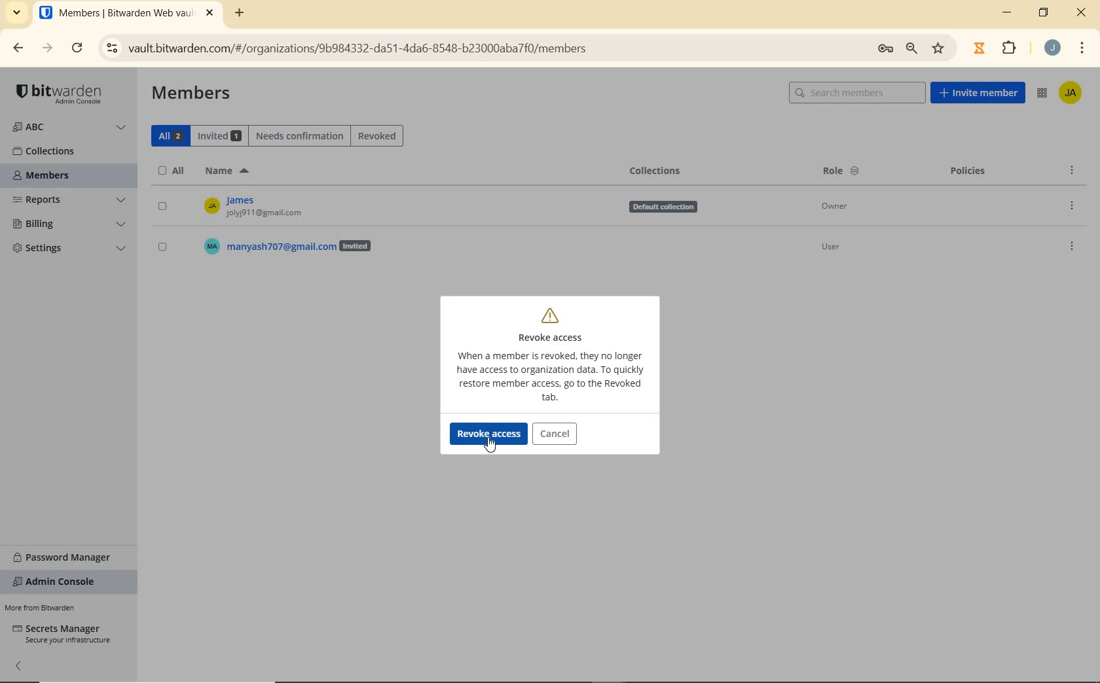 This screenshot has height=683, width=1100. I want to click on LOGO, so click(62, 93).